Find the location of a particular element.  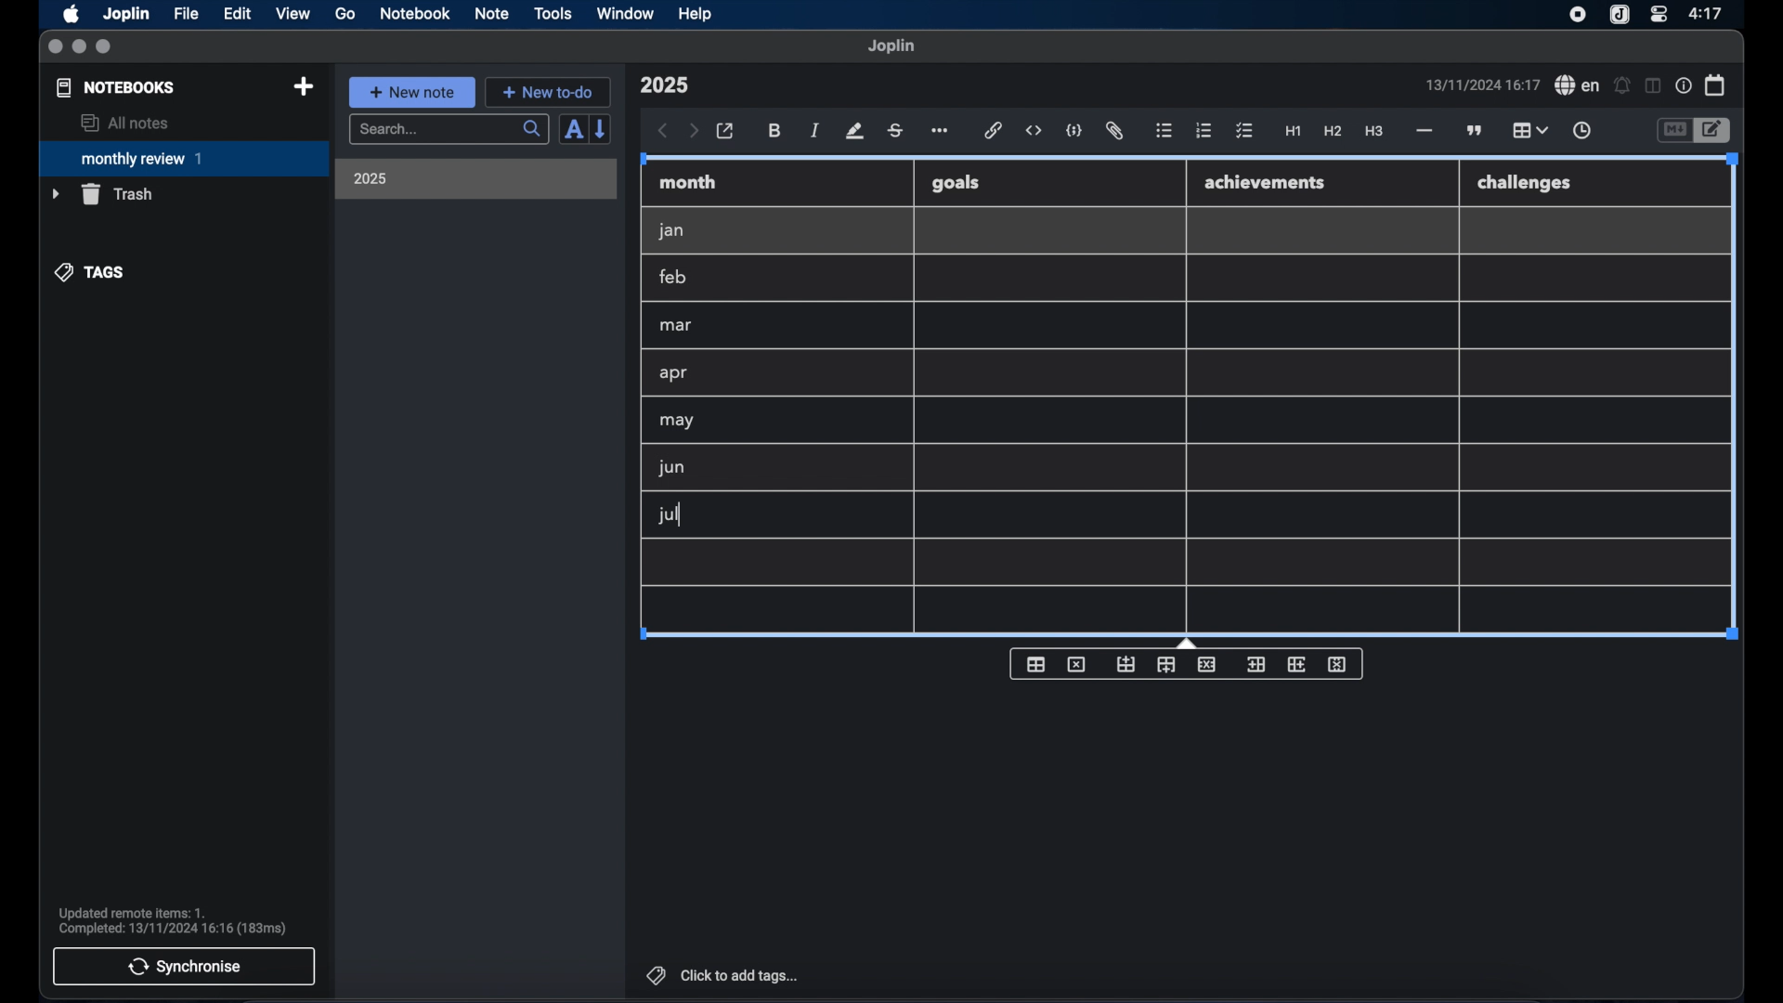

insert column after is located at coordinates (1297, 664).